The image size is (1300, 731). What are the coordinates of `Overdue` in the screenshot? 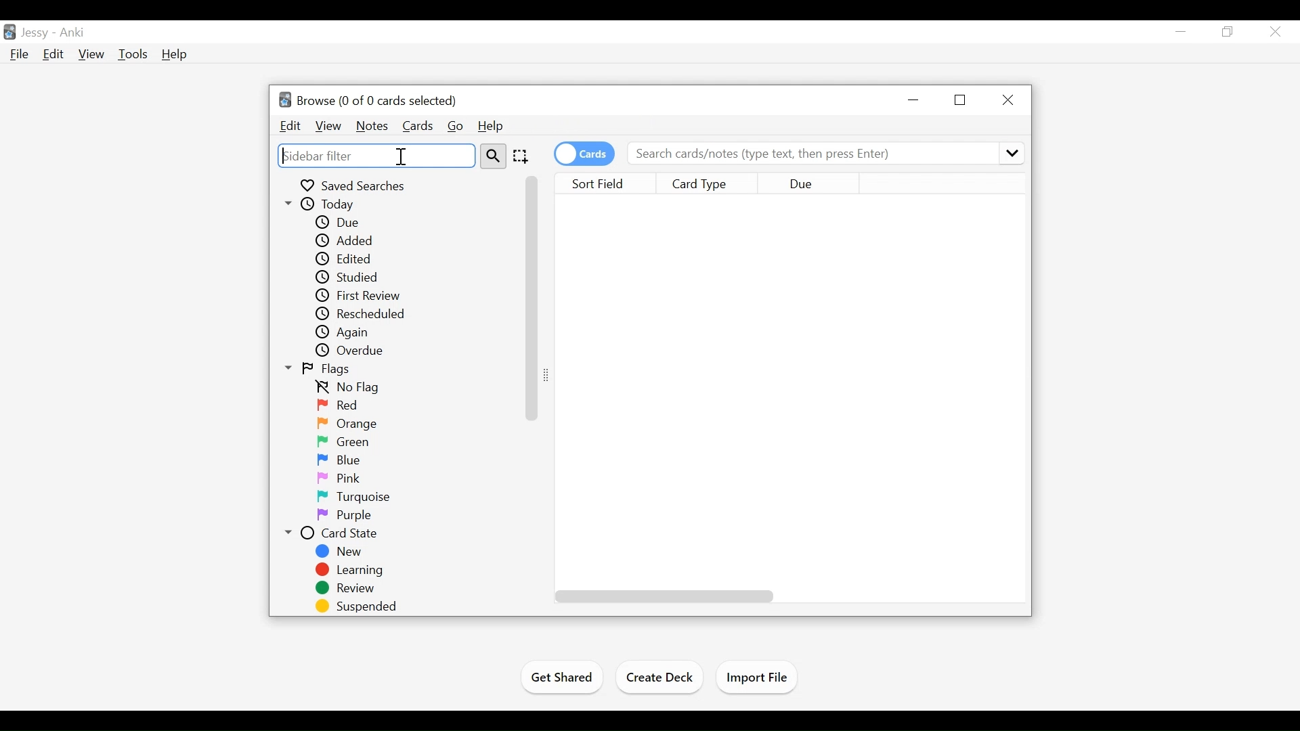 It's located at (351, 352).